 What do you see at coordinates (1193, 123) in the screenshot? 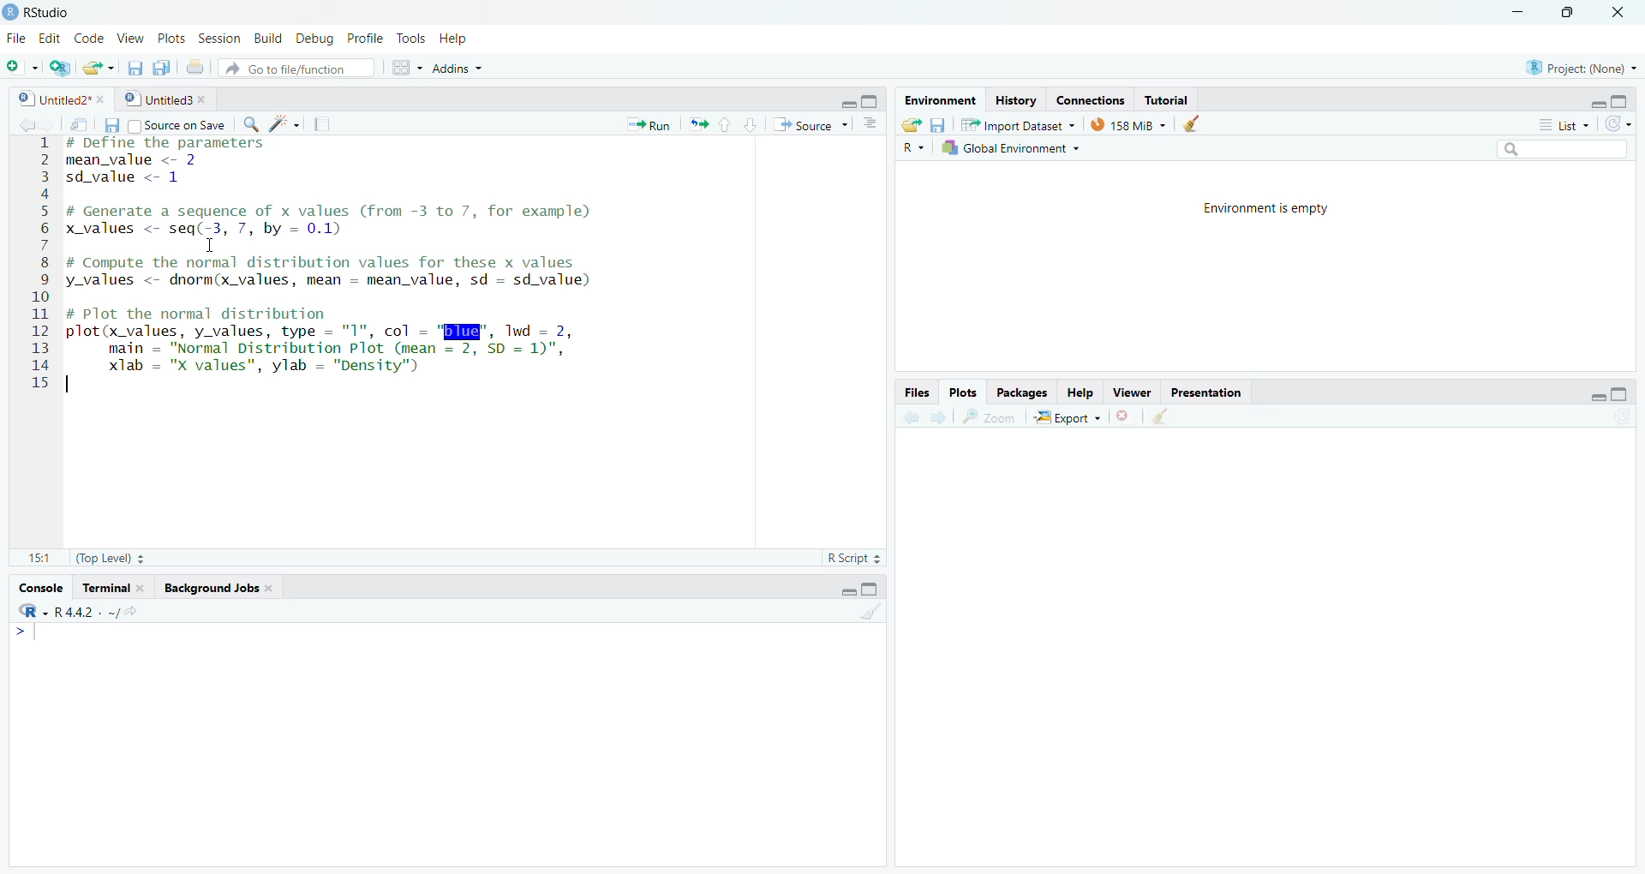
I see `` at bounding box center [1193, 123].